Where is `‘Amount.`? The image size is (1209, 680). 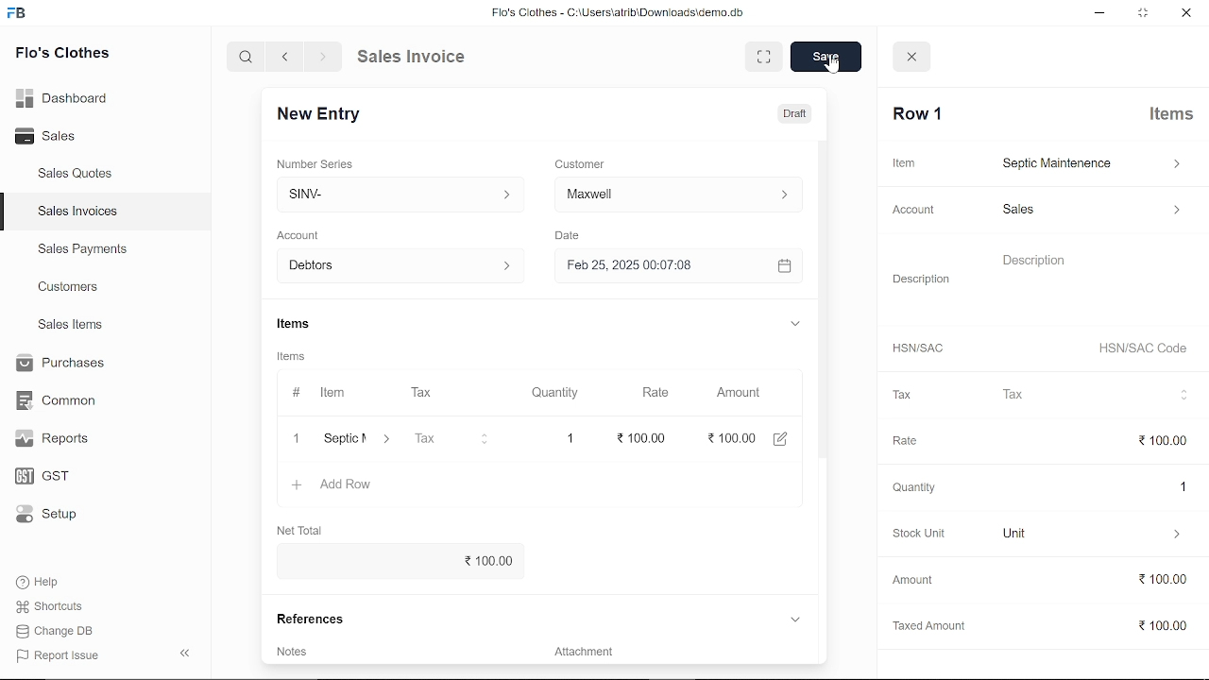
‘Amount. is located at coordinates (912, 580).